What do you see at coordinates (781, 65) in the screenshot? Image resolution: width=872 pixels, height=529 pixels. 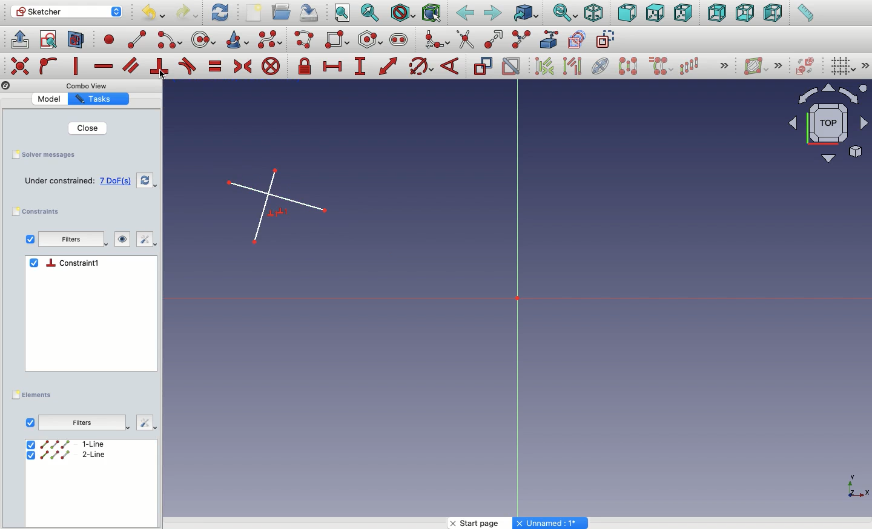 I see `` at bounding box center [781, 65].